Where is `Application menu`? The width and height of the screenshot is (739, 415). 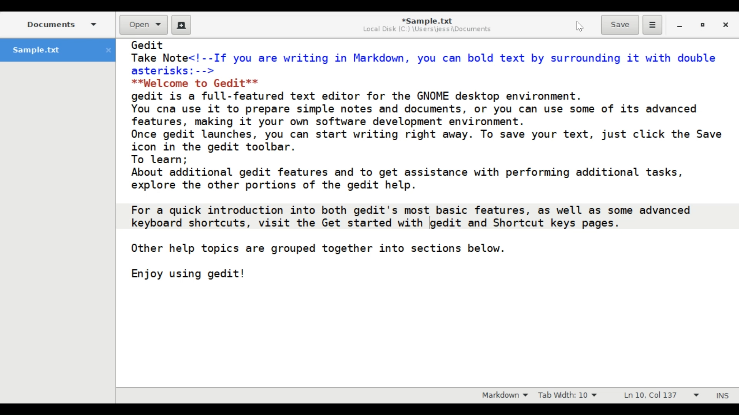
Application menu is located at coordinates (653, 25).